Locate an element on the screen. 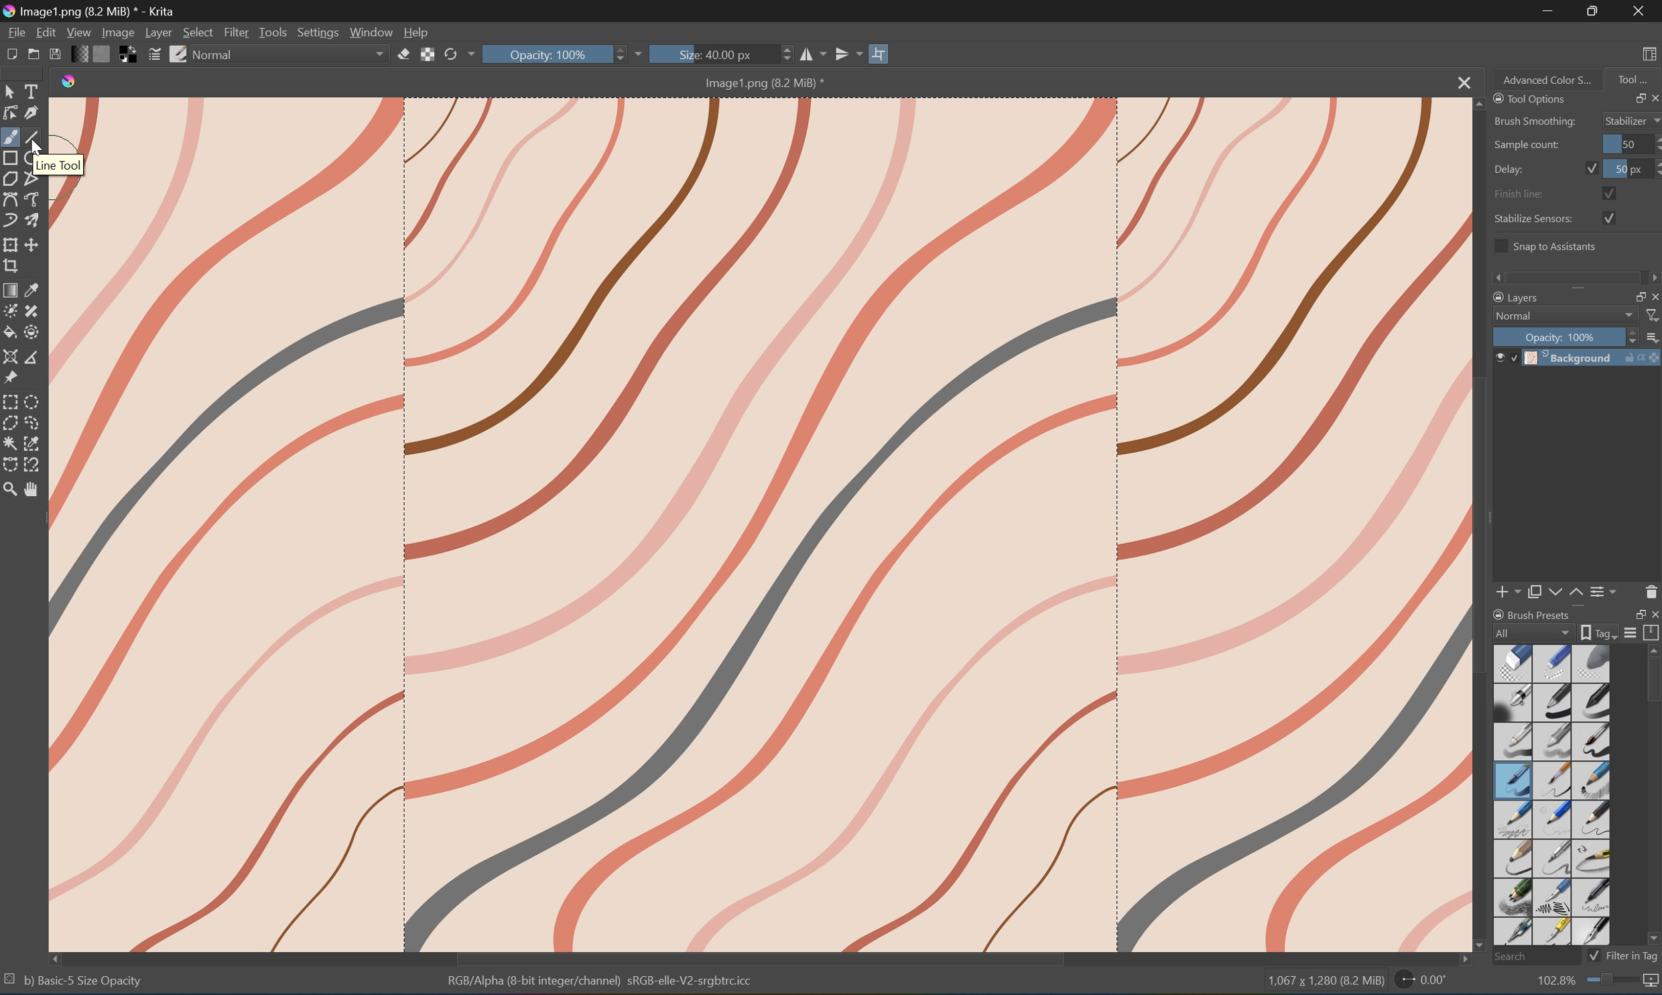  Polygon tool is located at coordinates (13, 179).